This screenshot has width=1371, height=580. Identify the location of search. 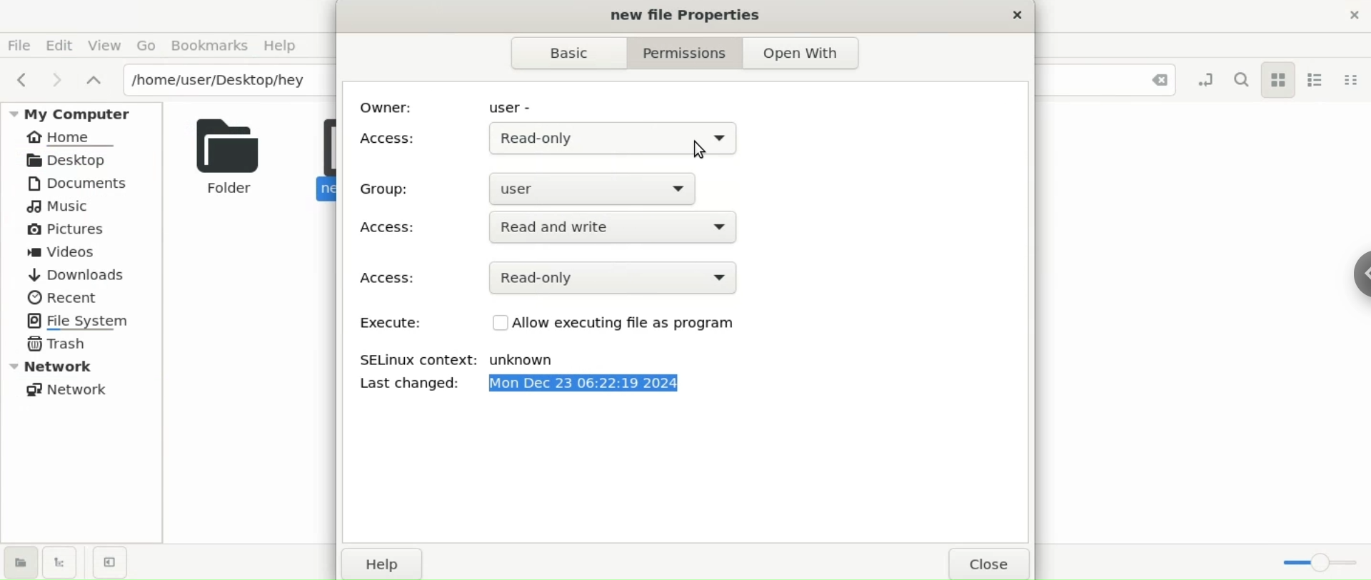
(1245, 78).